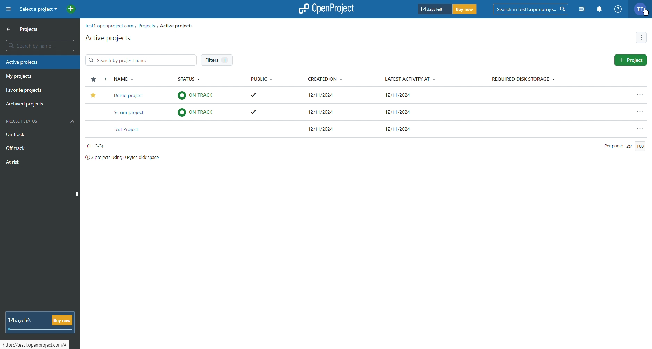  What do you see at coordinates (256, 113) in the screenshot?
I see `Tick` at bounding box center [256, 113].